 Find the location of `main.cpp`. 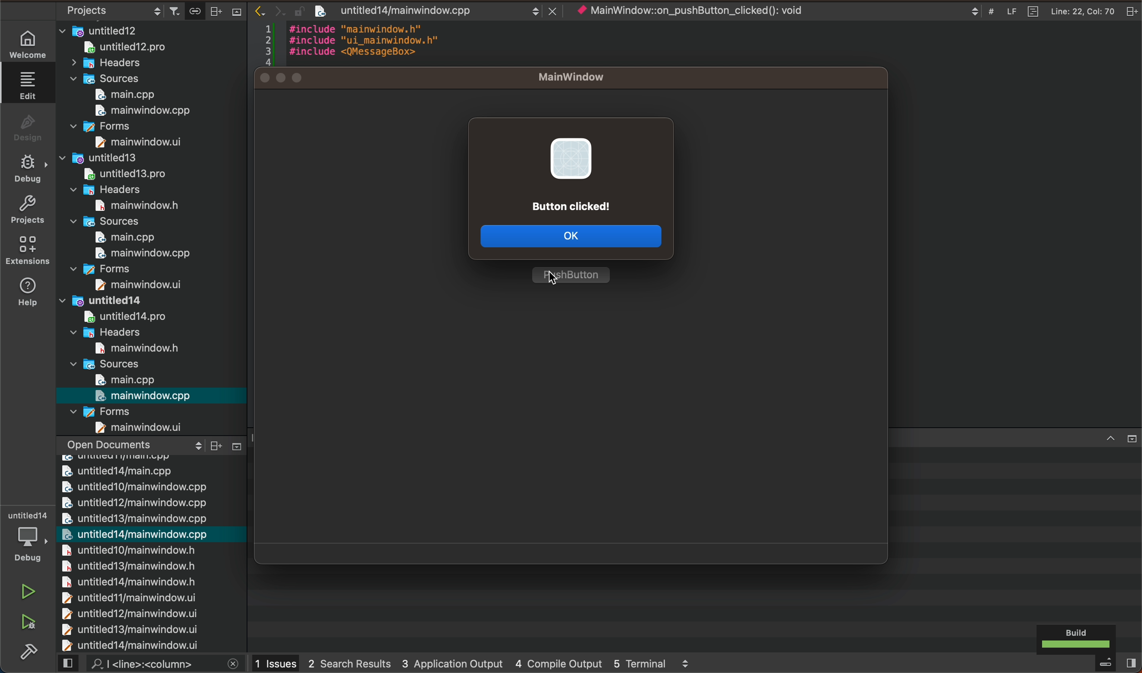

main.cpp is located at coordinates (128, 380).